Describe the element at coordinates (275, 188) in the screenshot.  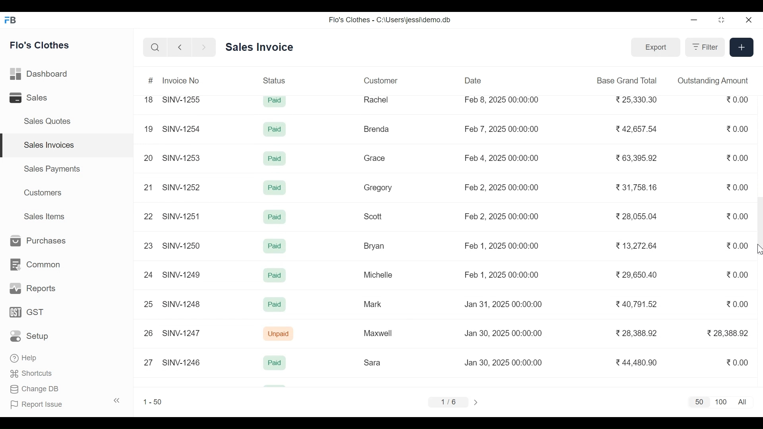
I see `Paid` at that location.